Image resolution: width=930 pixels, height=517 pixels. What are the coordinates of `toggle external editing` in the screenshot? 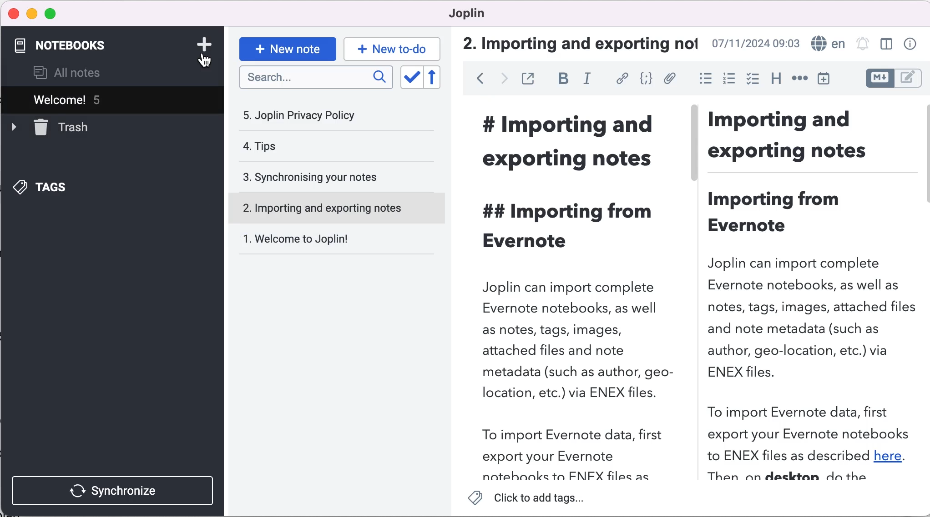 It's located at (529, 80).